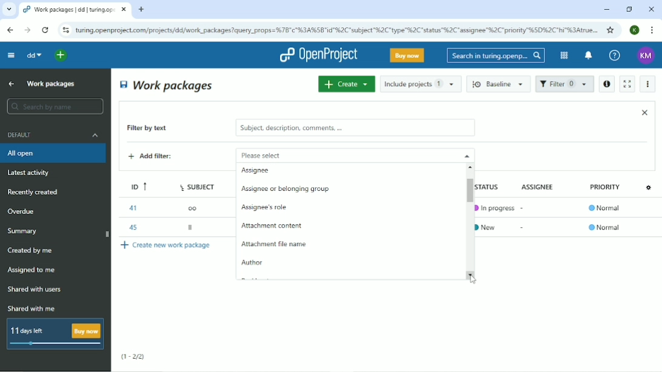 The width and height of the screenshot is (662, 372). What do you see at coordinates (159, 158) in the screenshot?
I see `Add filter` at bounding box center [159, 158].